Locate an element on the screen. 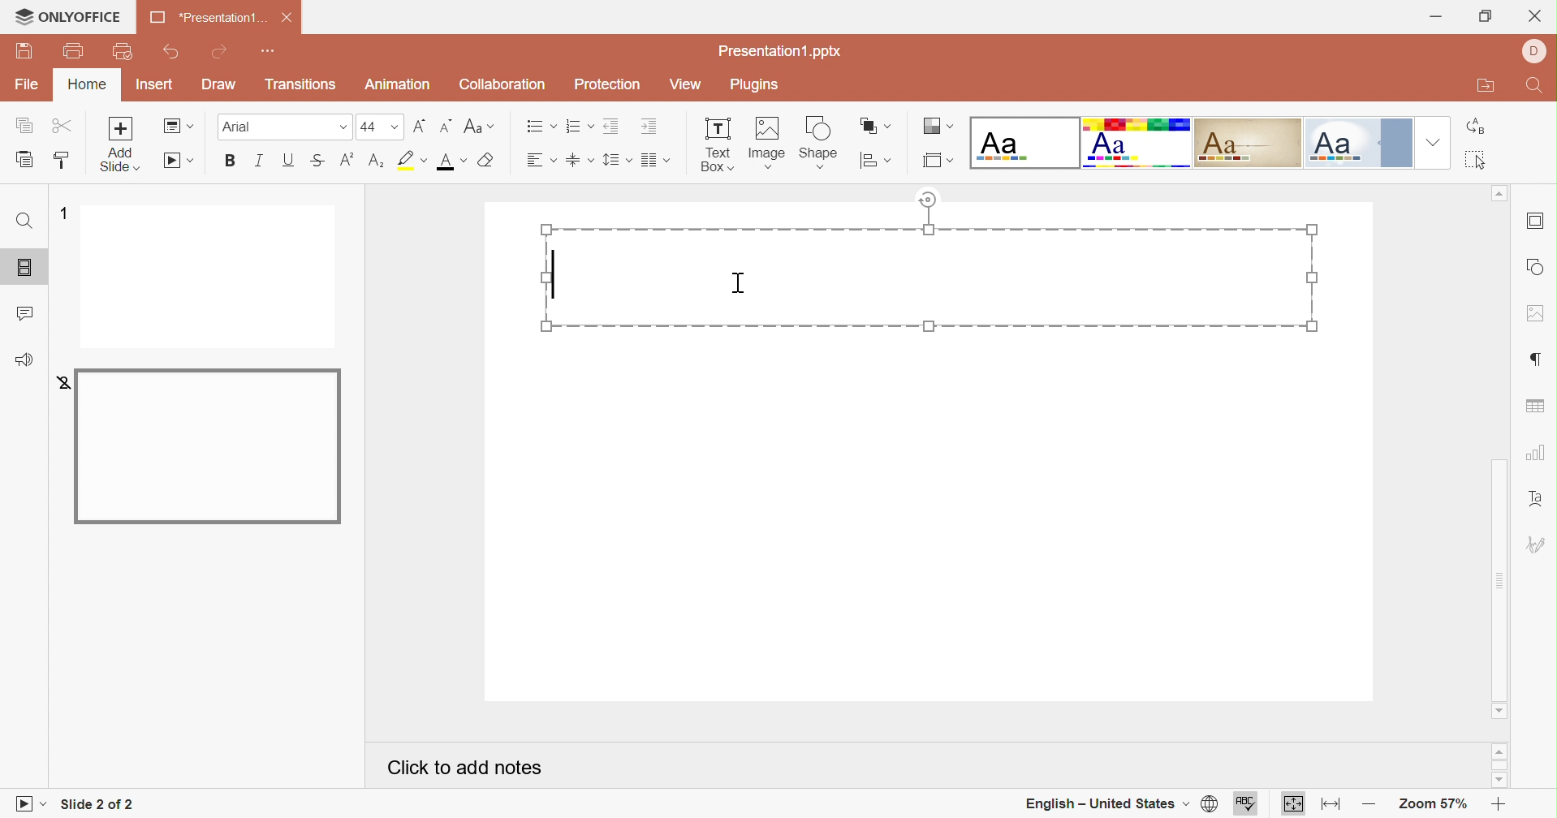 This screenshot has height=818, width=1557. Restore down is located at coordinates (1484, 18).